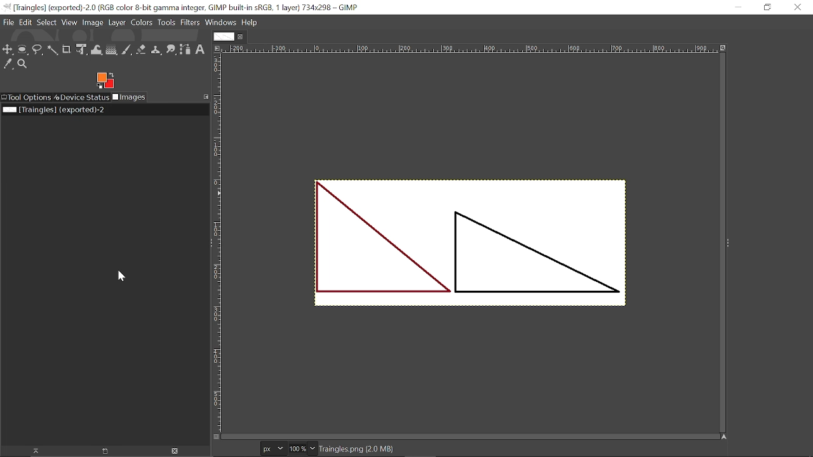 This screenshot has width=813, height=457. What do you see at coordinates (102, 451) in the screenshot?
I see `Create a new display for this image` at bounding box center [102, 451].